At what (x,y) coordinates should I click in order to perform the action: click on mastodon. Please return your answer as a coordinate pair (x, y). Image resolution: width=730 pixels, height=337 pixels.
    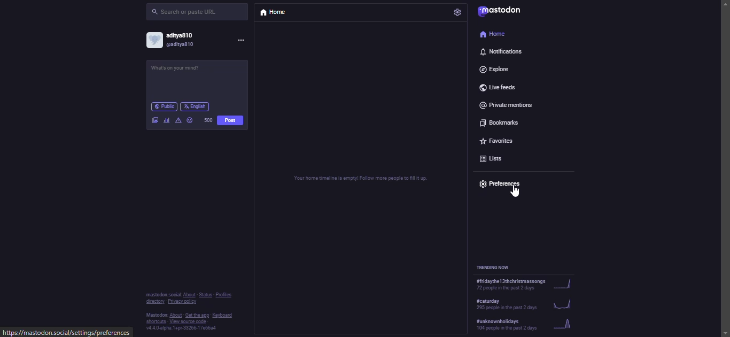
    Looking at the image, I should click on (502, 11).